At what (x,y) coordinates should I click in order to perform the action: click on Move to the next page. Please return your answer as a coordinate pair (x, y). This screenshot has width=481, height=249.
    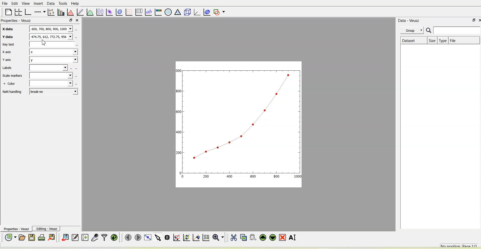
    Looking at the image, I should click on (138, 237).